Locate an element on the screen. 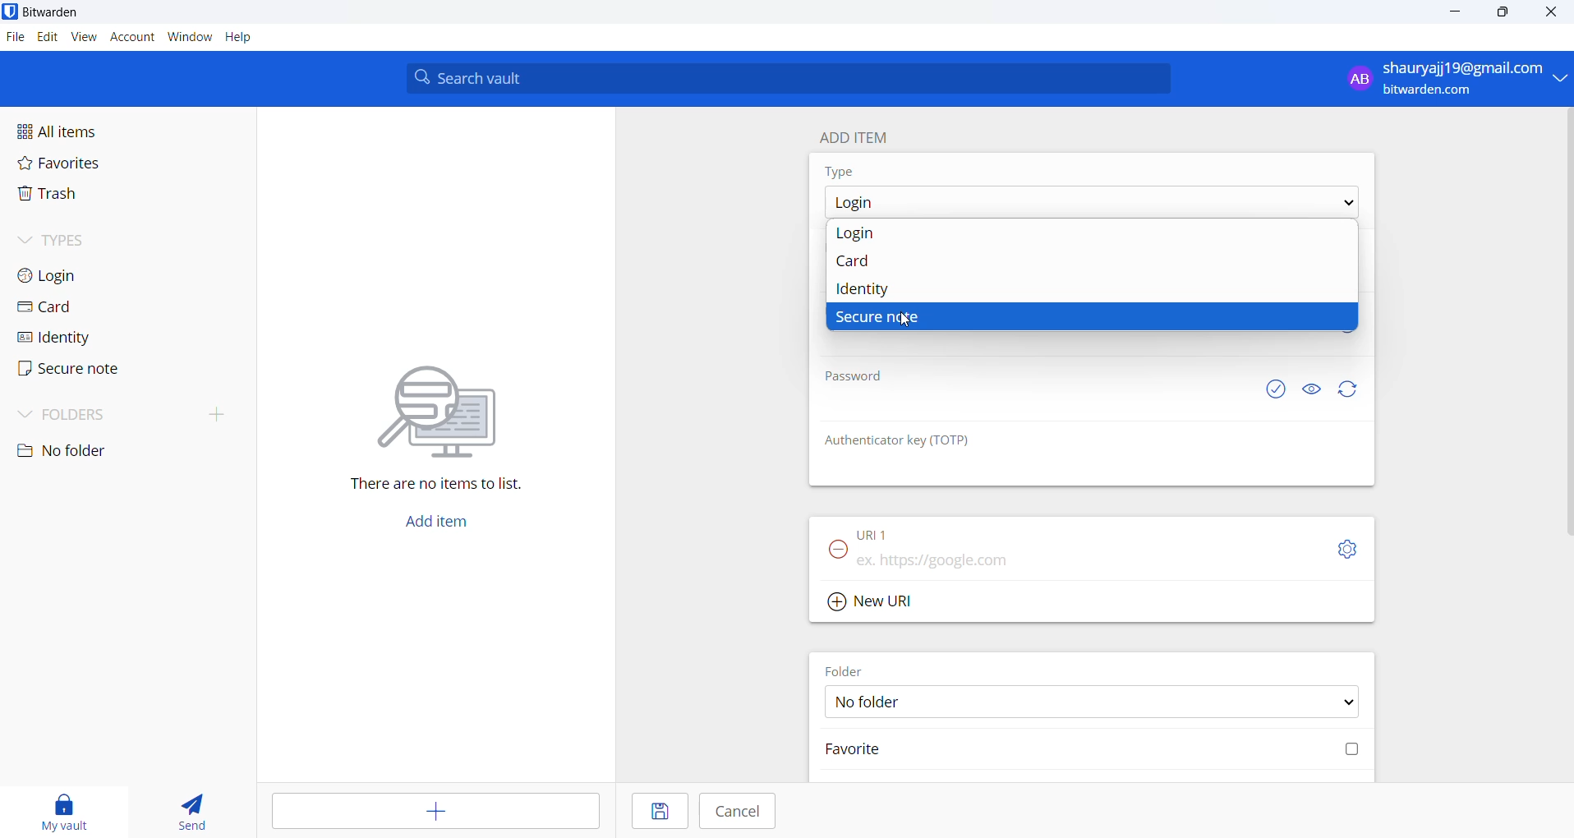  secure note is located at coordinates (89, 372).